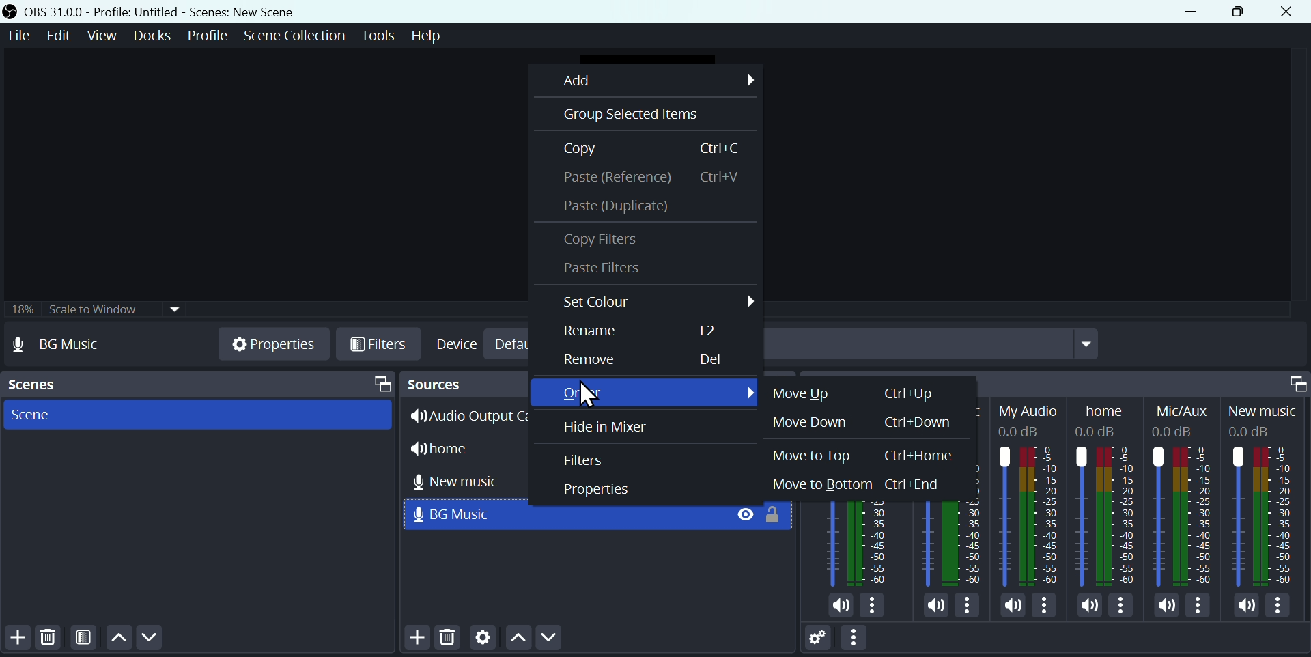 Image resolution: width=1311 pixels, height=657 pixels. What do you see at coordinates (210, 34) in the screenshot?
I see `Profile` at bounding box center [210, 34].